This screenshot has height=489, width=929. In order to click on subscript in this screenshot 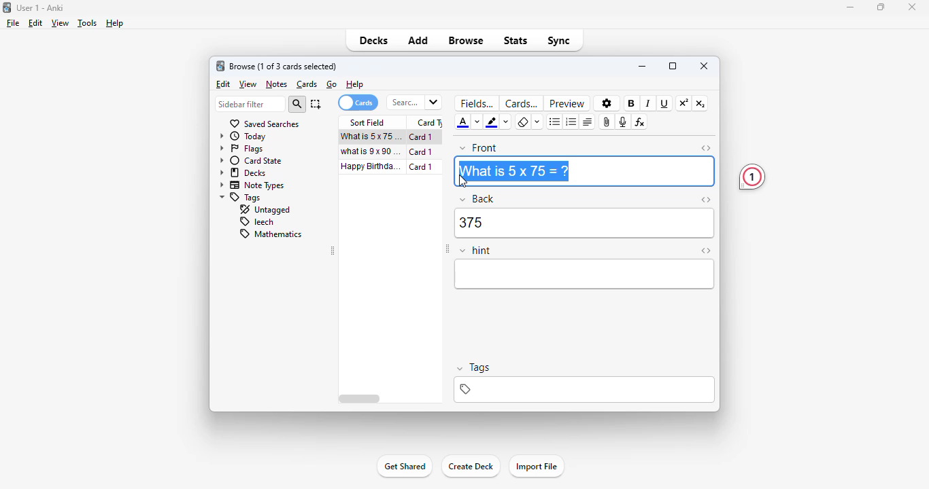, I will do `click(700, 104)`.